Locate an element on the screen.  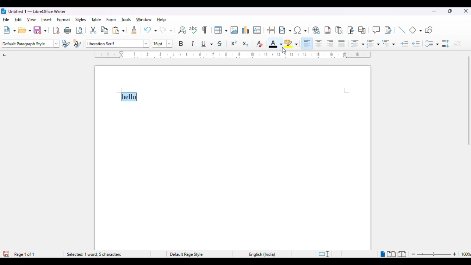
tools is located at coordinates (126, 20).